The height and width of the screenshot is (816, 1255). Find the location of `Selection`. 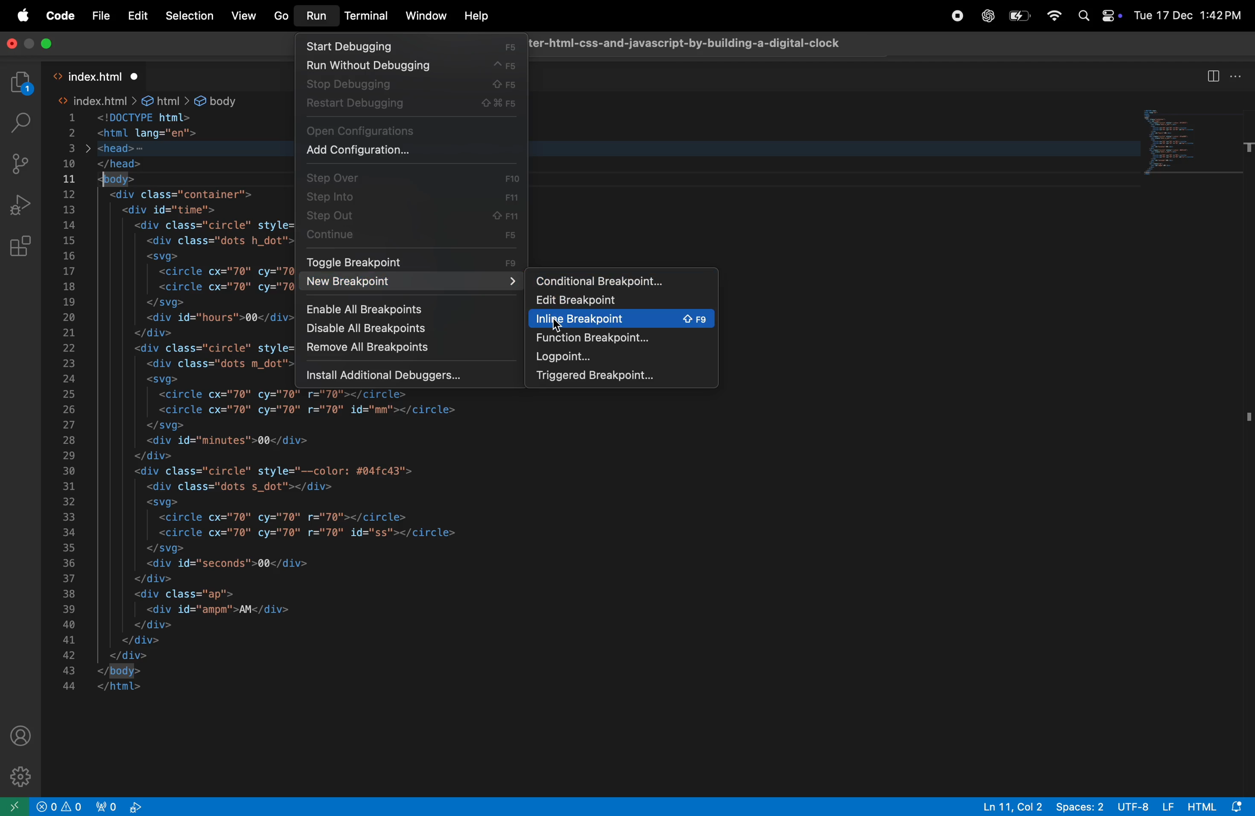

Selection is located at coordinates (188, 16).